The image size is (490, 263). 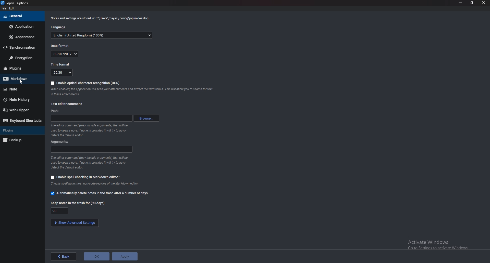 What do you see at coordinates (92, 149) in the screenshot?
I see `Arguments` at bounding box center [92, 149].